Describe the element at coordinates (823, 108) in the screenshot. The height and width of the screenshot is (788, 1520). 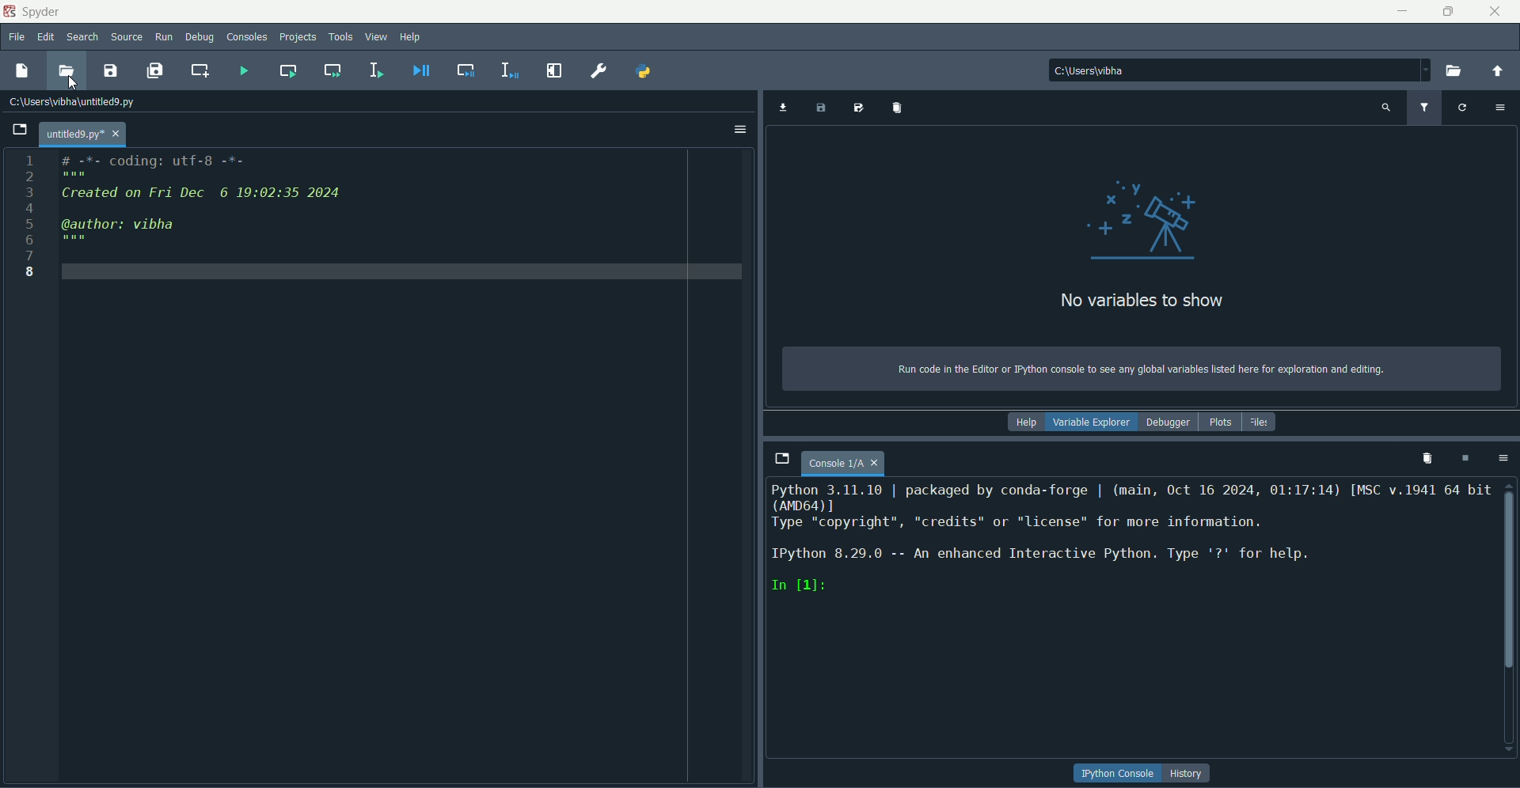
I see `save data` at that location.